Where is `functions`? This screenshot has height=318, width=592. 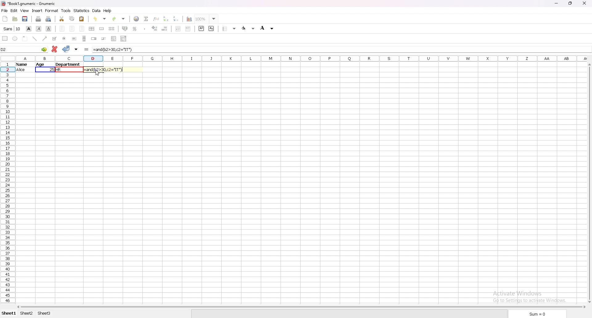 functions is located at coordinates (156, 19).